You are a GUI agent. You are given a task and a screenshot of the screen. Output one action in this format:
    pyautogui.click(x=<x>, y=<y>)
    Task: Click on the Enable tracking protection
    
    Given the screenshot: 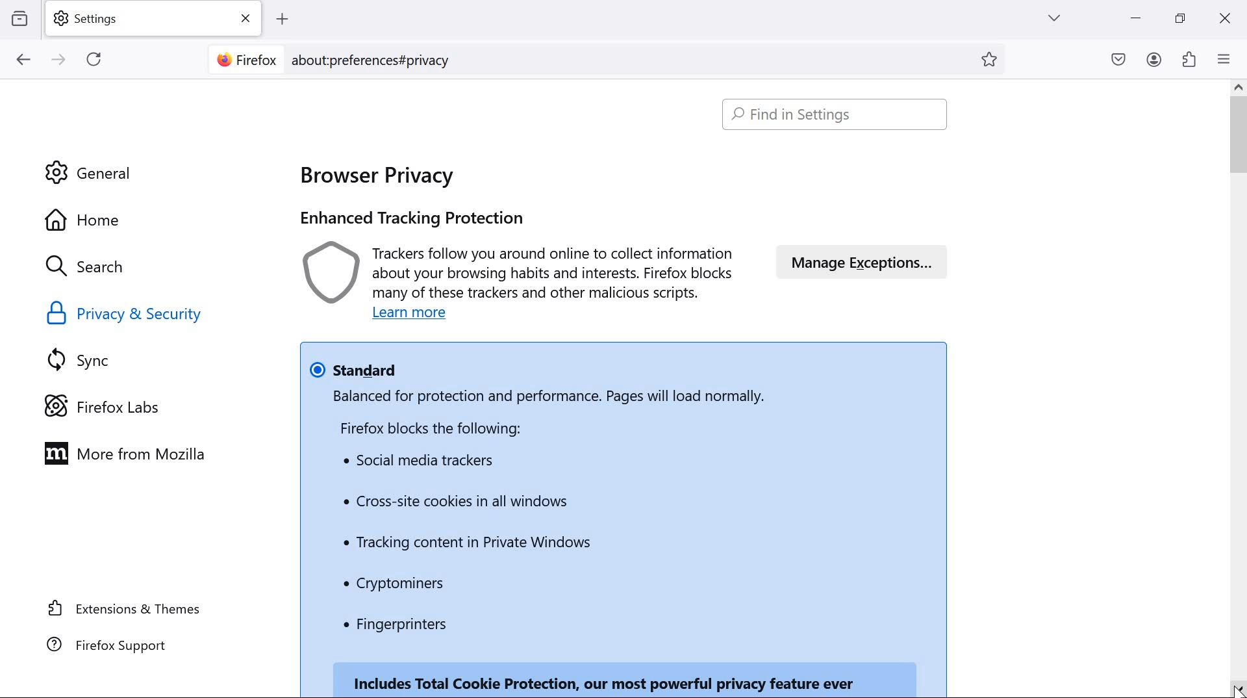 What is the action you would take?
    pyautogui.click(x=421, y=217)
    